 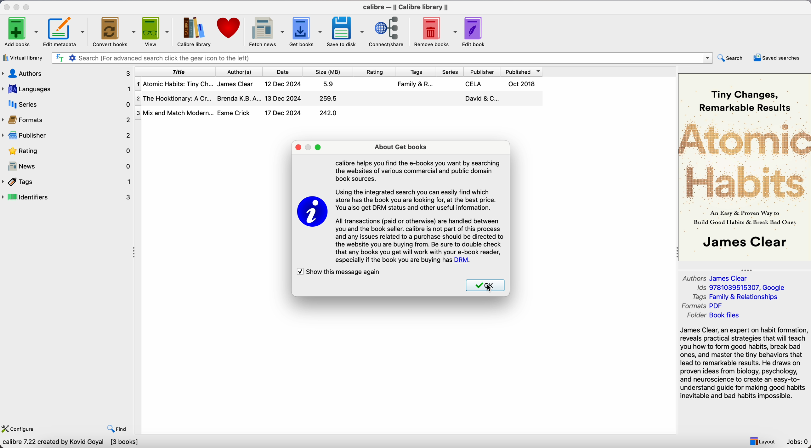 What do you see at coordinates (239, 98) in the screenshot?
I see `Brenda K.B.A...` at bounding box center [239, 98].